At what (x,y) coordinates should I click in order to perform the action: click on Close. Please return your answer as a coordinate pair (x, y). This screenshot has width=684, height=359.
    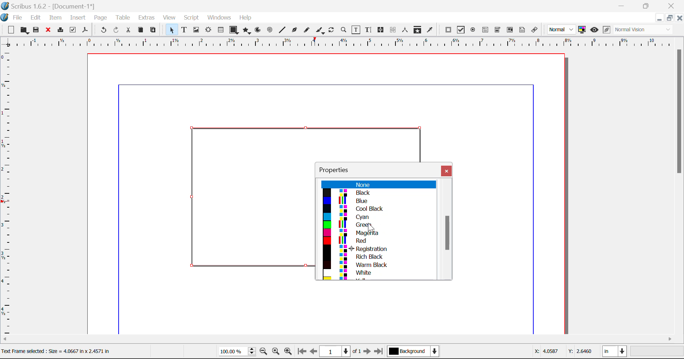
    Looking at the image, I should click on (680, 18).